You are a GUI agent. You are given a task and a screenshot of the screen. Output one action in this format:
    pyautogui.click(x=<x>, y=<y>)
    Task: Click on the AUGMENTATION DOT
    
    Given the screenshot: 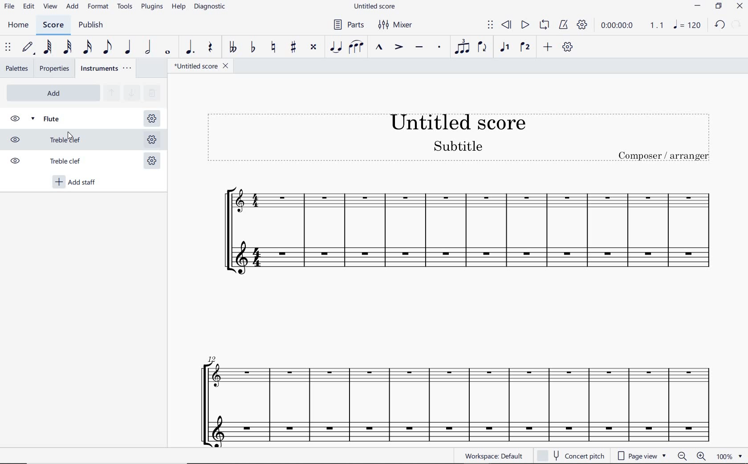 What is the action you would take?
    pyautogui.click(x=189, y=48)
    